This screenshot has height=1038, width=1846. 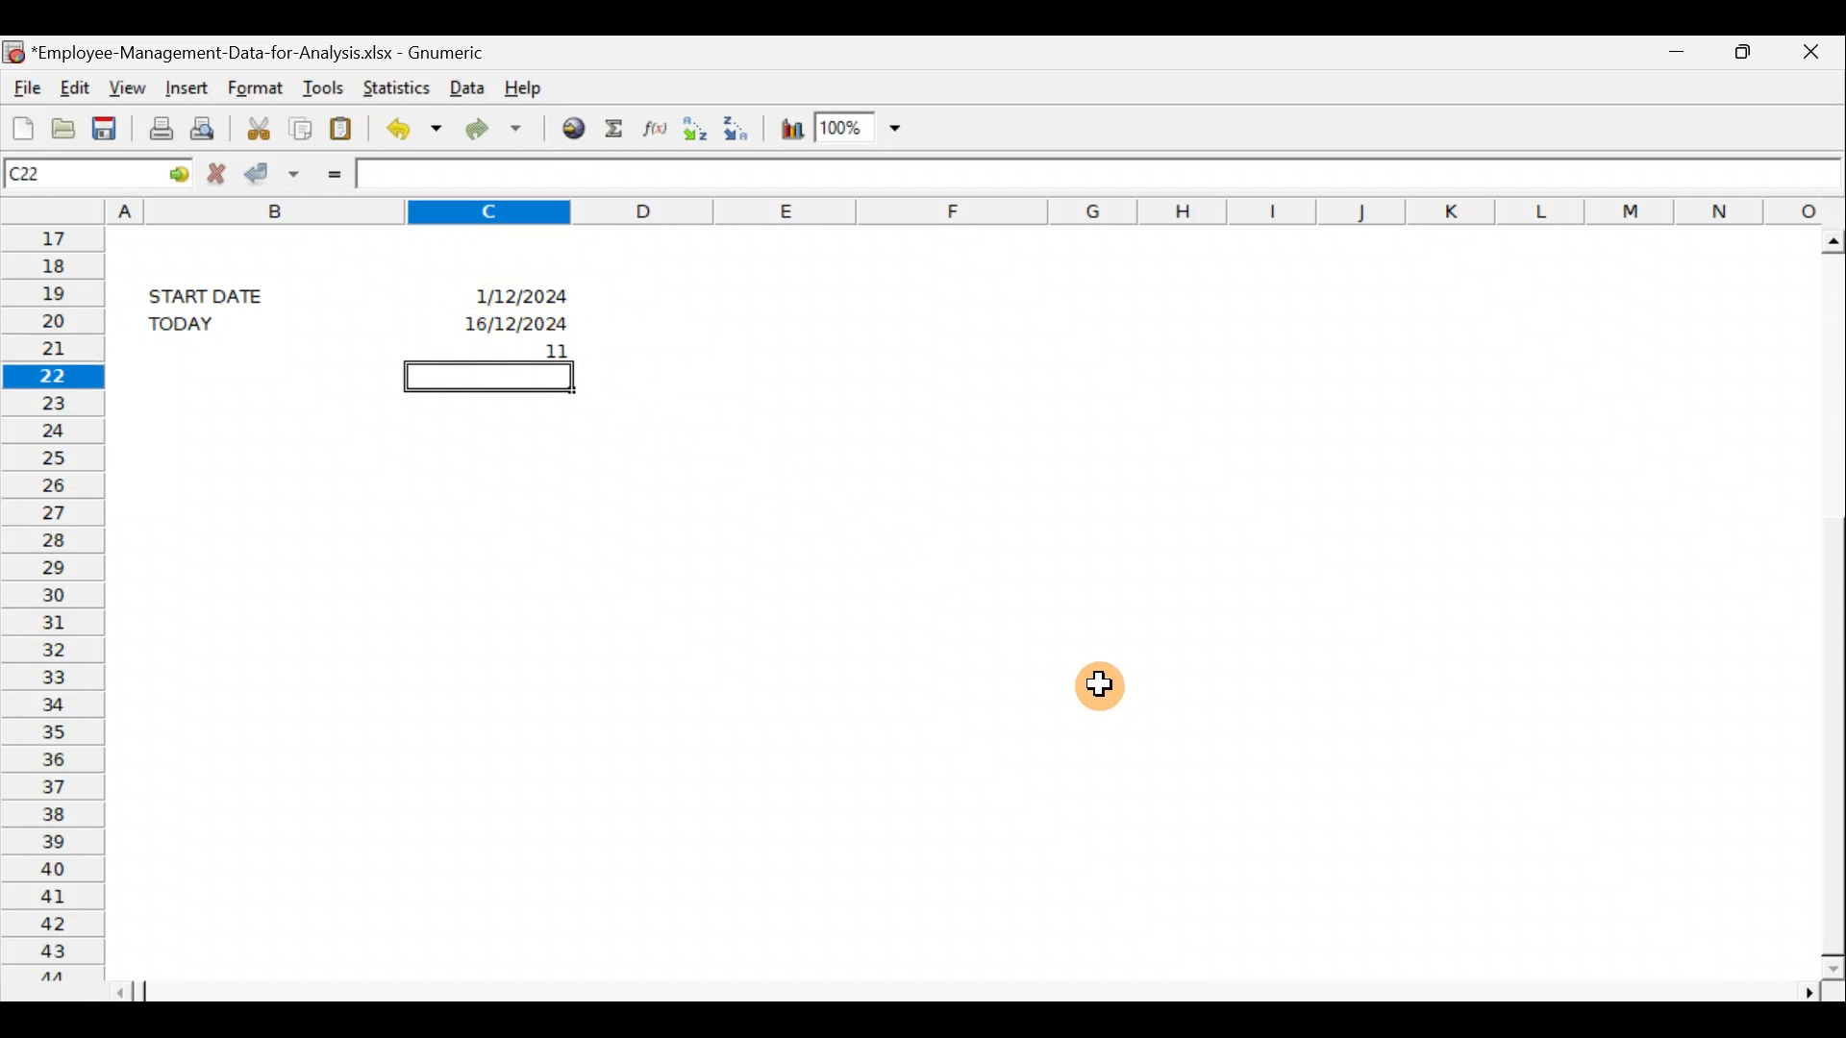 What do you see at coordinates (489, 128) in the screenshot?
I see `Redo undone action` at bounding box center [489, 128].